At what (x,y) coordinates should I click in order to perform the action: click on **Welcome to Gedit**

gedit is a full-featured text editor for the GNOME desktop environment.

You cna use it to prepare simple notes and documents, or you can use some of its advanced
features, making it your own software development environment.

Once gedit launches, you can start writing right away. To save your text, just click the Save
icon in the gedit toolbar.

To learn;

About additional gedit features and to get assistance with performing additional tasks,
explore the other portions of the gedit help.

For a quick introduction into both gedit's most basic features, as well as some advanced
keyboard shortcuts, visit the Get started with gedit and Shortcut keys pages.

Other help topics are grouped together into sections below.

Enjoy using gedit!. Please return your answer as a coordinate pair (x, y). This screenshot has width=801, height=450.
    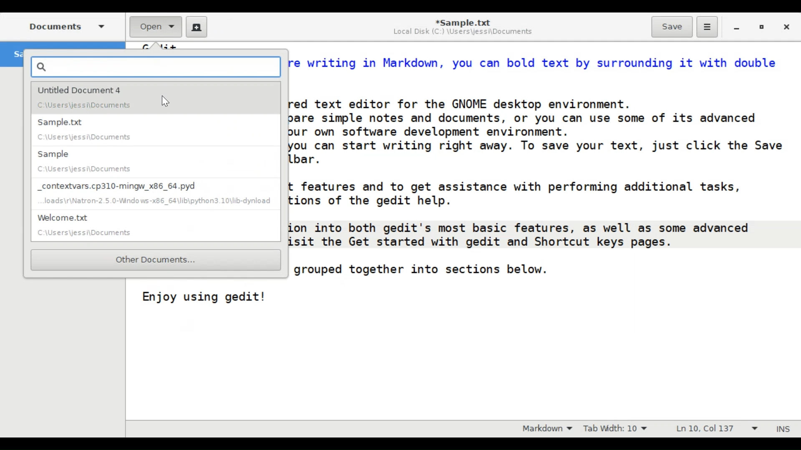
    Looking at the image, I should click on (546, 189).